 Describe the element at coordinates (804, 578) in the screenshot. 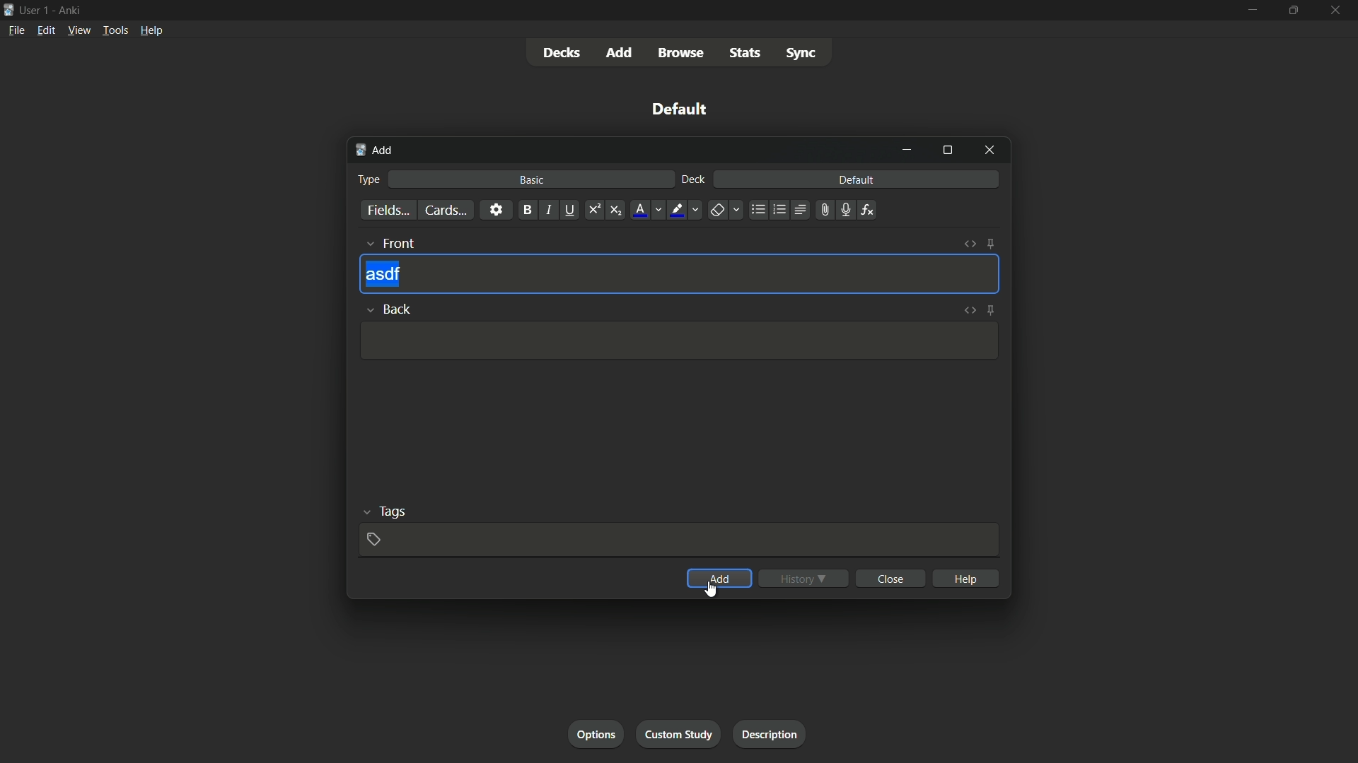

I see `history` at that location.